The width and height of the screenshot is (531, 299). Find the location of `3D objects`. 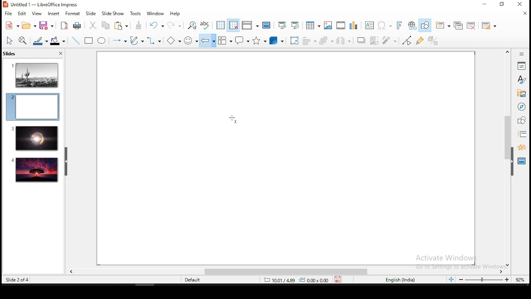

3D objects is located at coordinates (277, 41).